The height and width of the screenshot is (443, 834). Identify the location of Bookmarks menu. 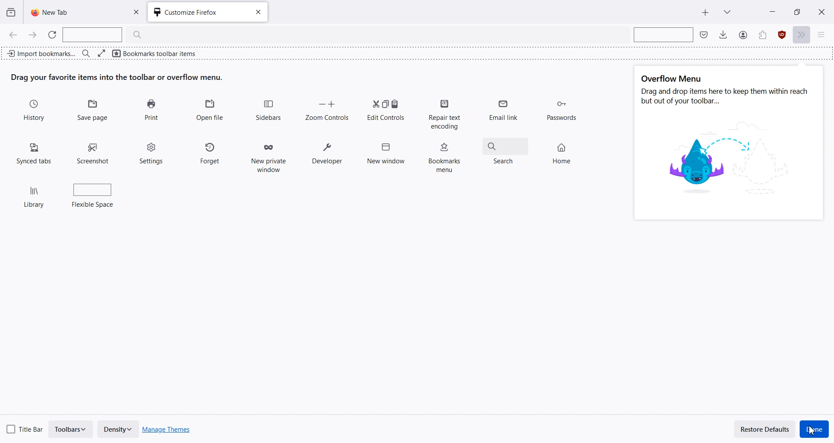
(444, 157).